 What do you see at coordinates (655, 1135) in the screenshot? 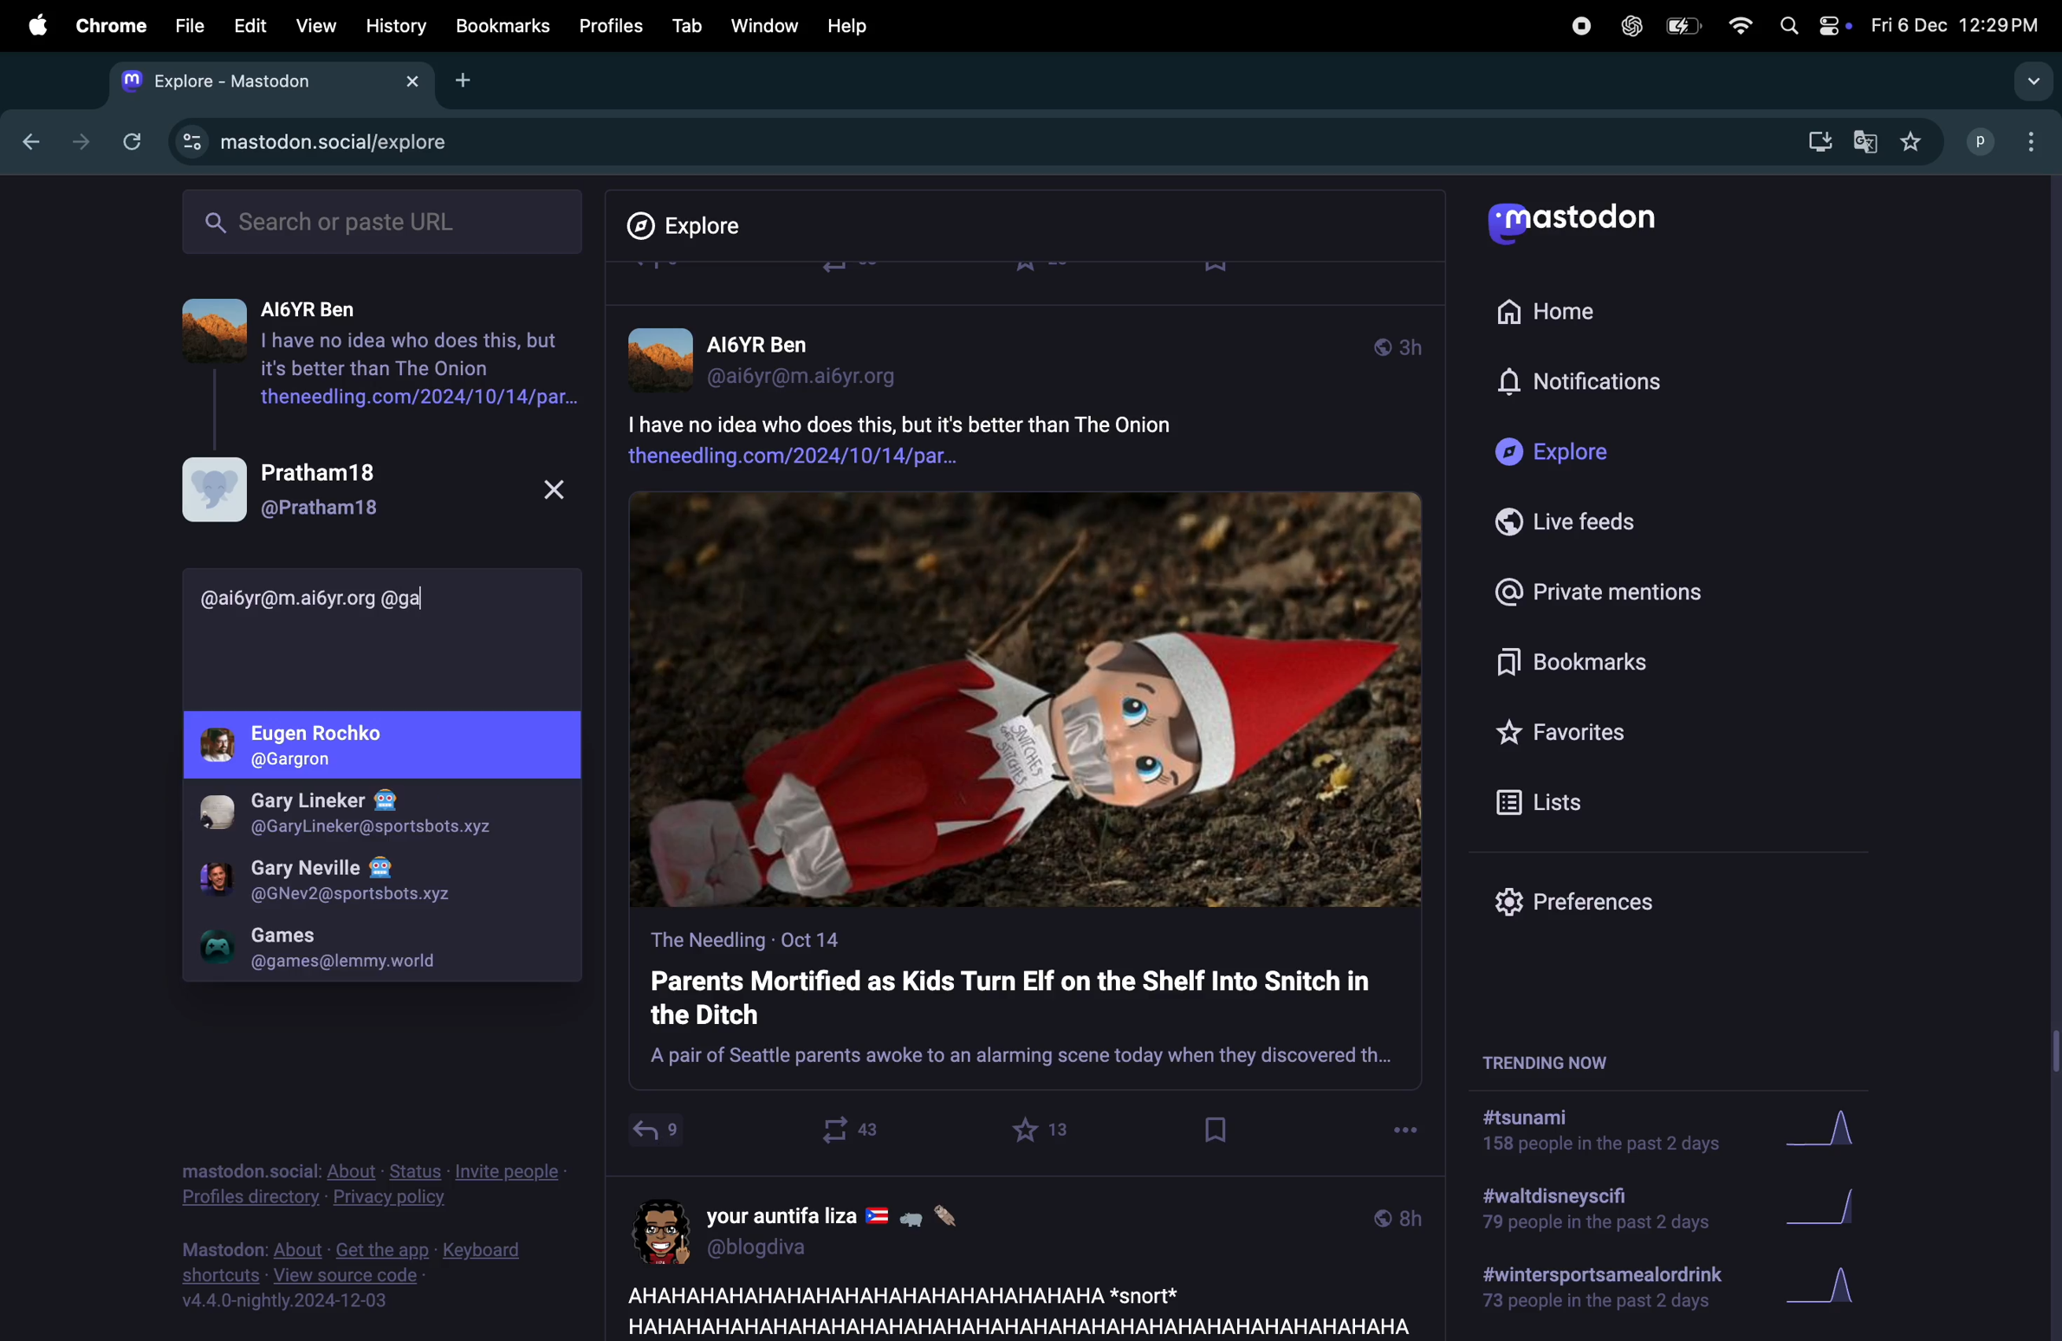
I see `reply` at bounding box center [655, 1135].